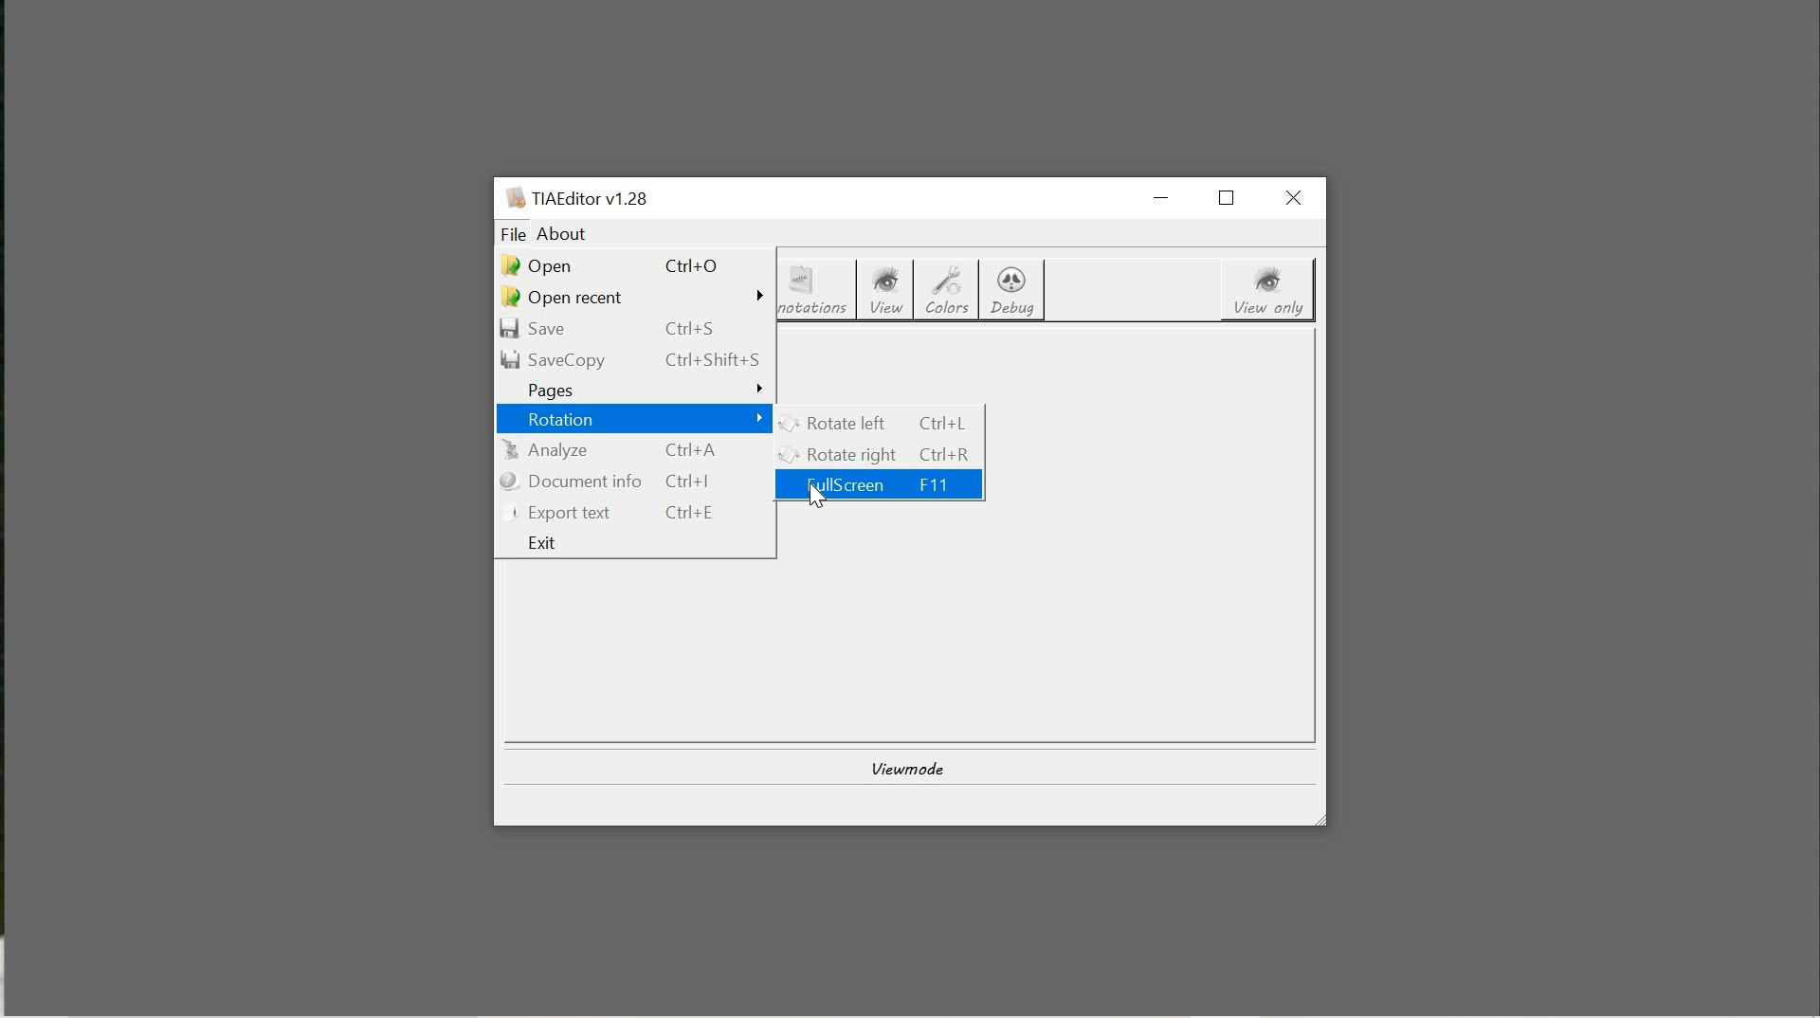 The image size is (1820, 1018). What do you see at coordinates (575, 198) in the screenshot?
I see `system name` at bounding box center [575, 198].